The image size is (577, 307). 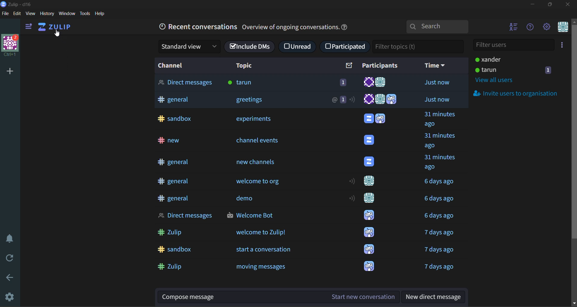 What do you see at coordinates (346, 46) in the screenshot?
I see `participated` at bounding box center [346, 46].